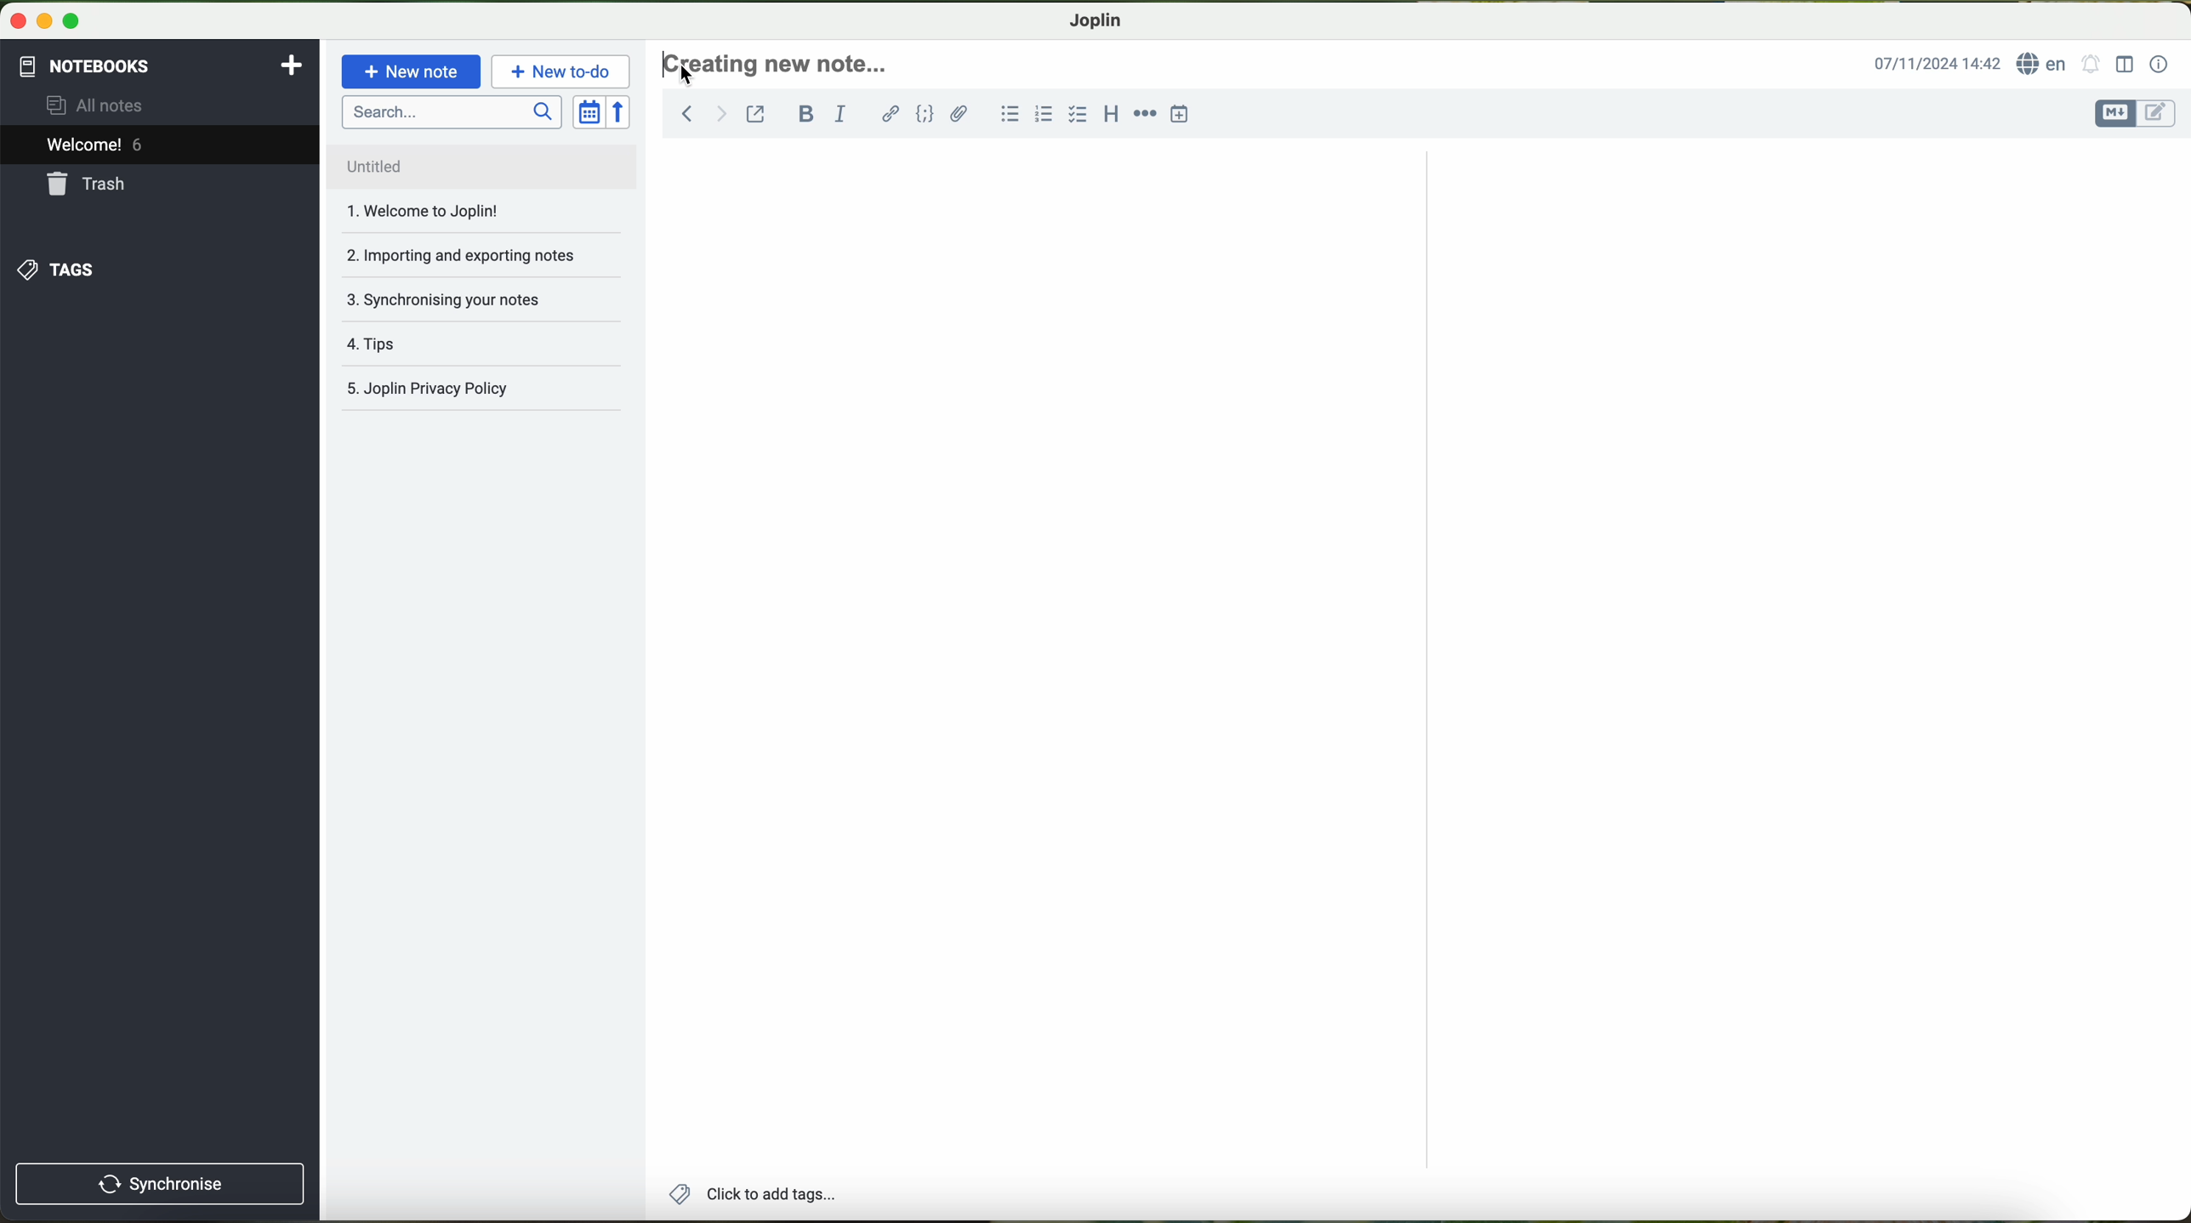 This screenshot has height=1223, width=2191. Describe the element at coordinates (757, 115) in the screenshot. I see `toggle external editing` at that location.